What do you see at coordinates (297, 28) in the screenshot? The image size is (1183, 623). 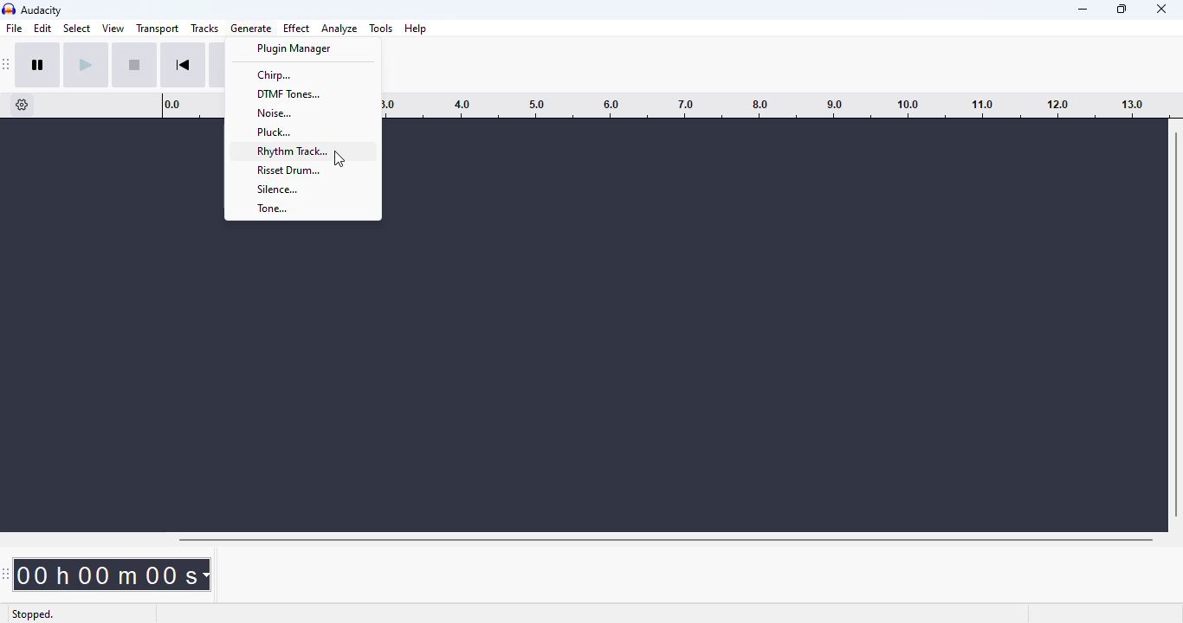 I see `effect` at bounding box center [297, 28].